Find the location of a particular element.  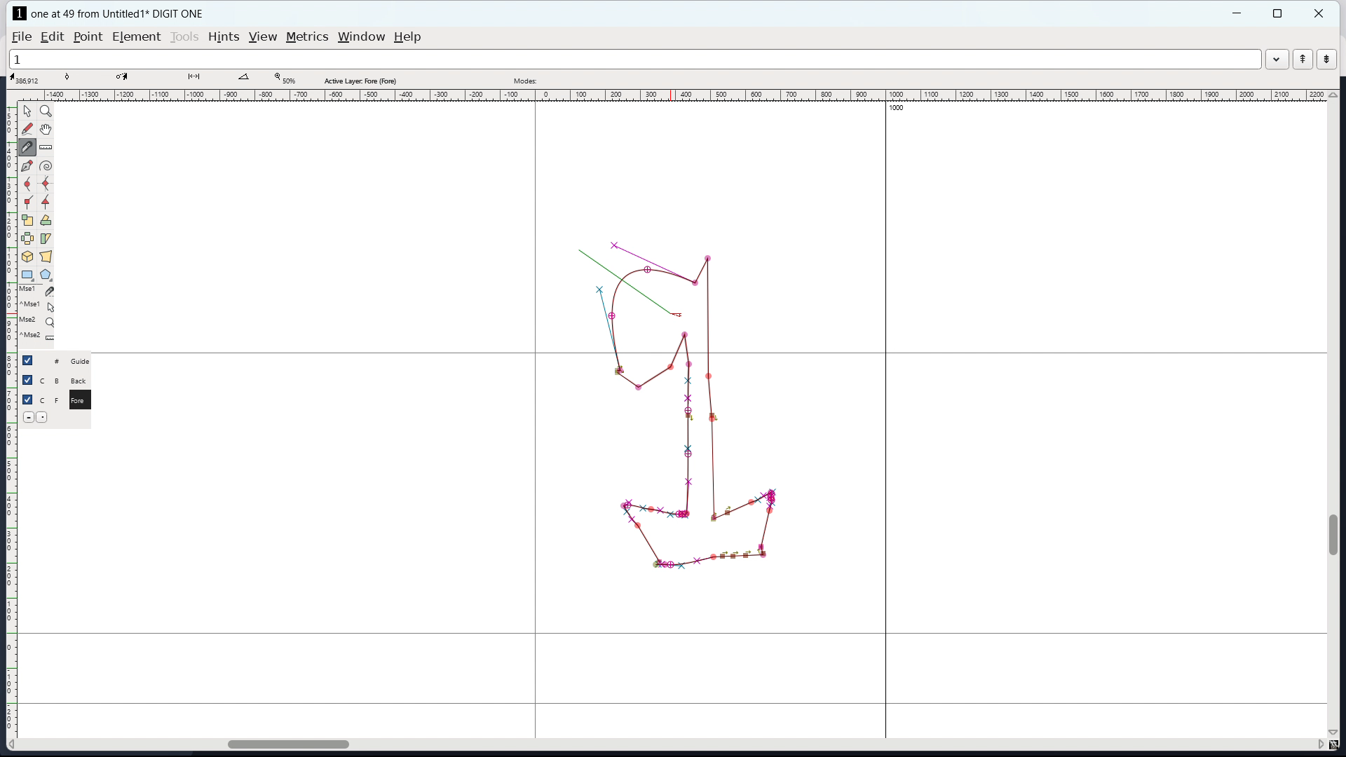

hints is located at coordinates (224, 36).